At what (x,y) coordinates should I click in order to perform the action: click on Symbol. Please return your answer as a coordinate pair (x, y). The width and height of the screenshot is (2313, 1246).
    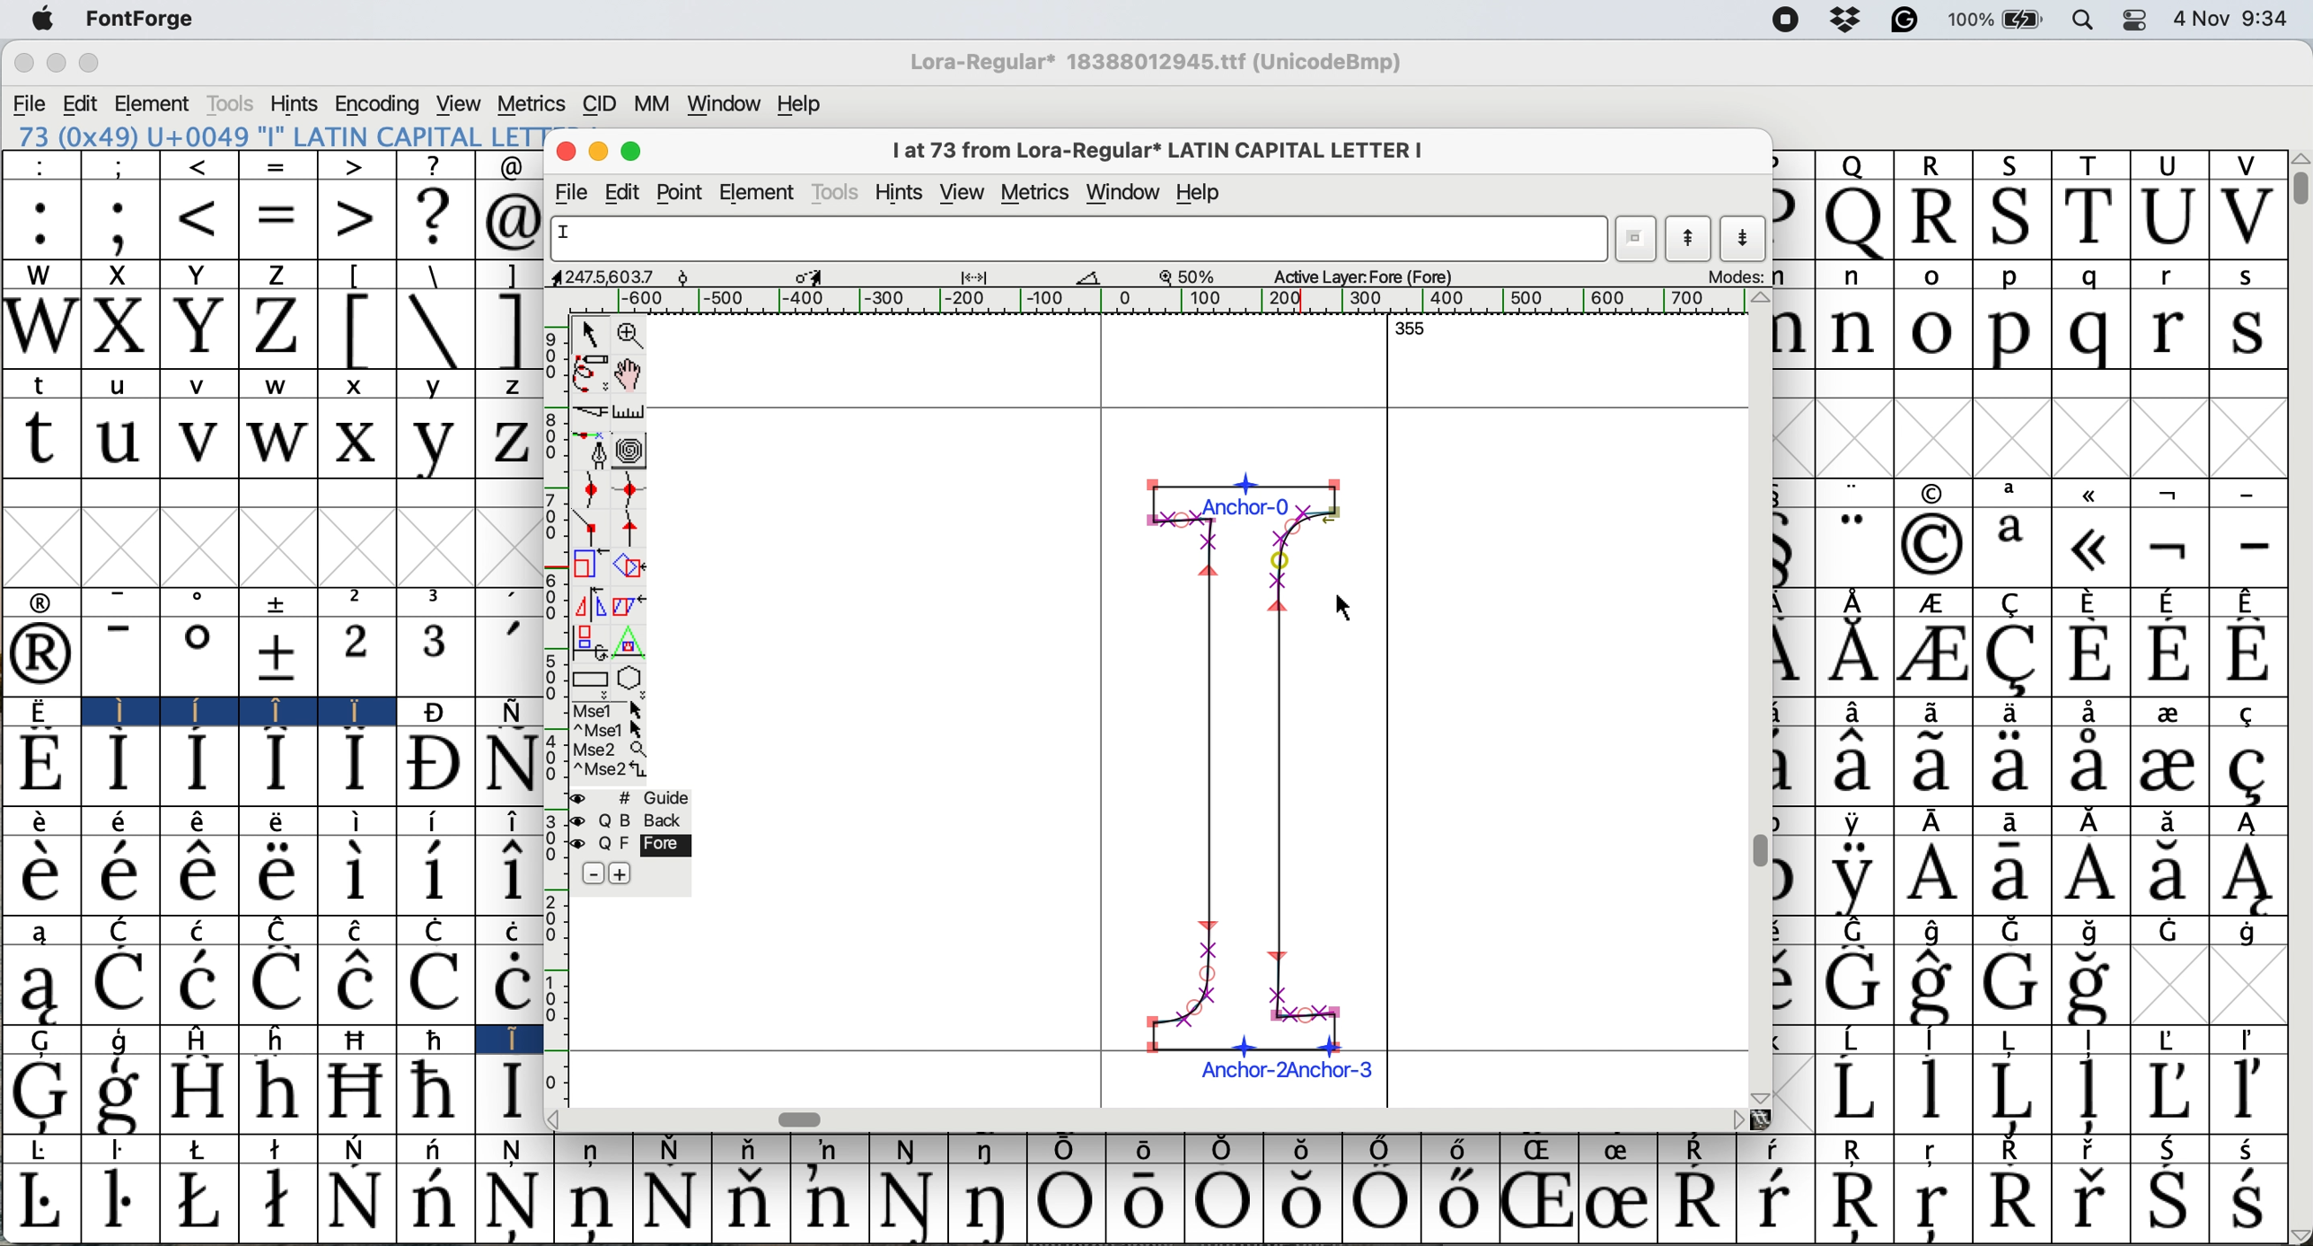
    Looking at the image, I should click on (352, 1200).